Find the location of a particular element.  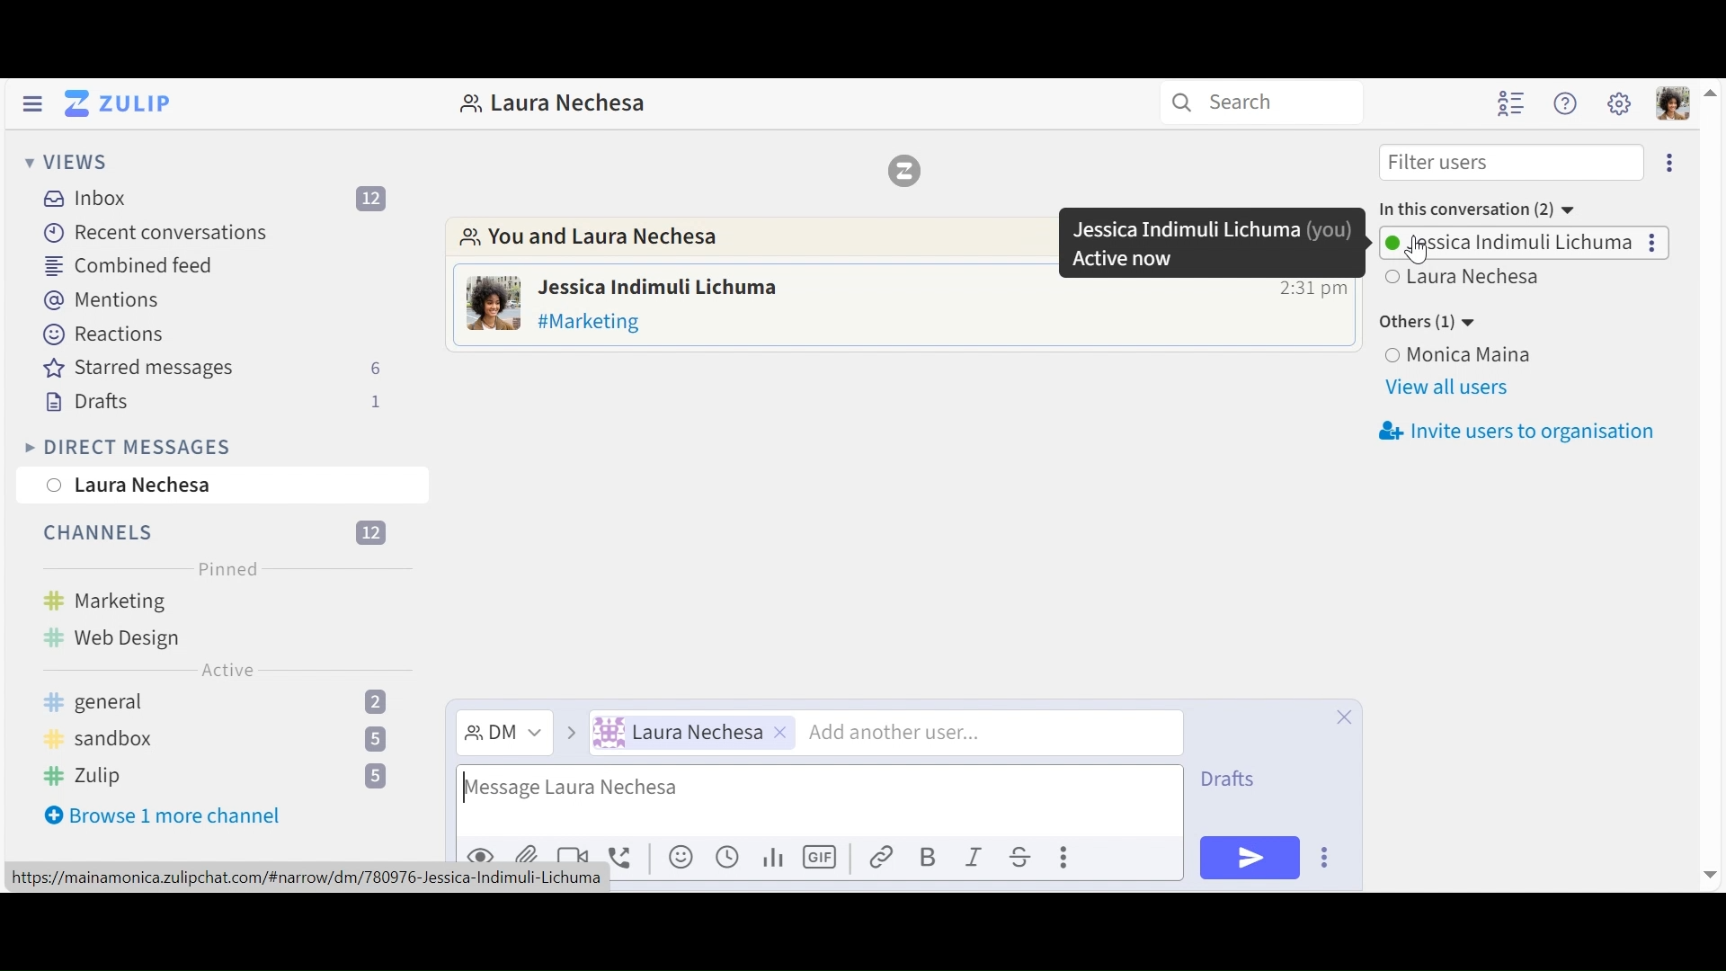

more options is located at coordinates (1670, 167).